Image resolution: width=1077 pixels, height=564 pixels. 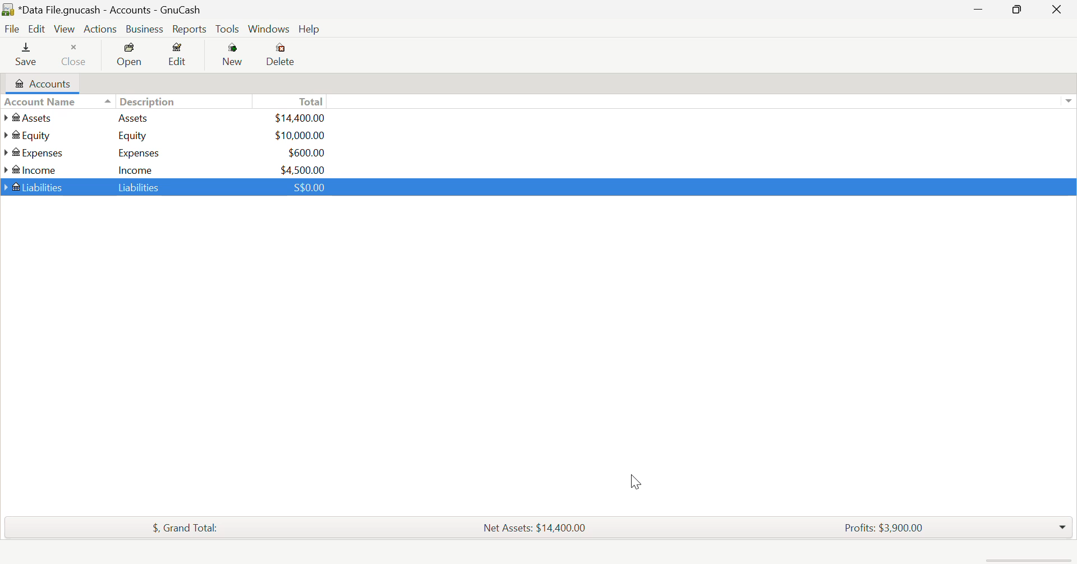 I want to click on Reports, so click(x=192, y=29).